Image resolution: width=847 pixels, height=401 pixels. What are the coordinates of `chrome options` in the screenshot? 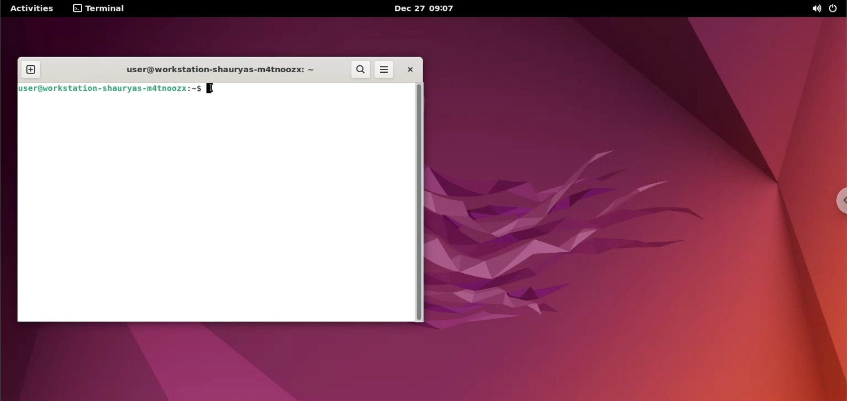 It's located at (840, 202).